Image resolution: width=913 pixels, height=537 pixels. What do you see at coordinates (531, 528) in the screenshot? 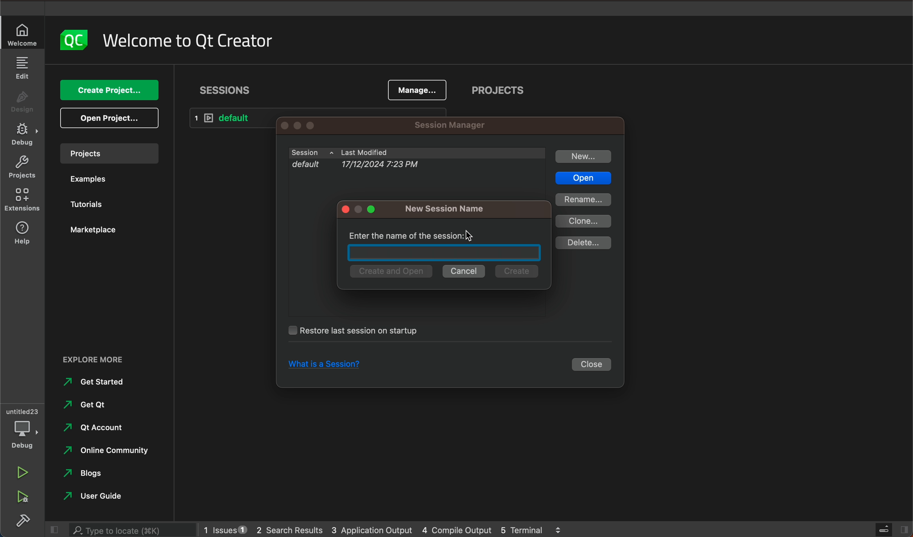
I see `terminal` at bounding box center [531, 528].